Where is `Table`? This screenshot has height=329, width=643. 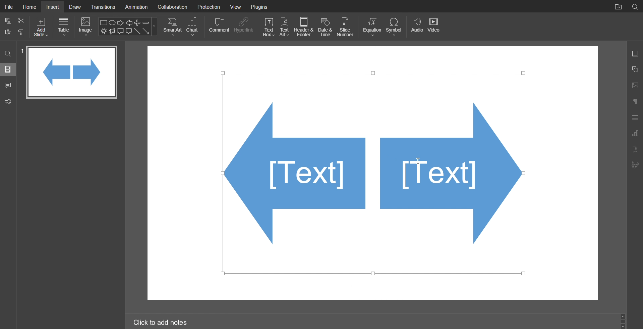 Table is located at coordinates (64, 27).